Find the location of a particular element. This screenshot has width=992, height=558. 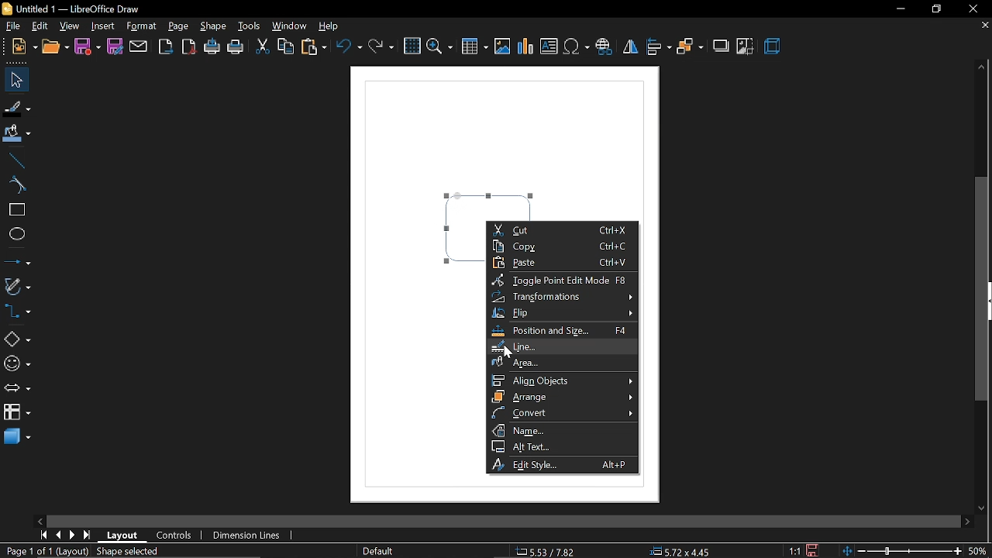

vertical scrollbar is located at coordinates (984, 290).